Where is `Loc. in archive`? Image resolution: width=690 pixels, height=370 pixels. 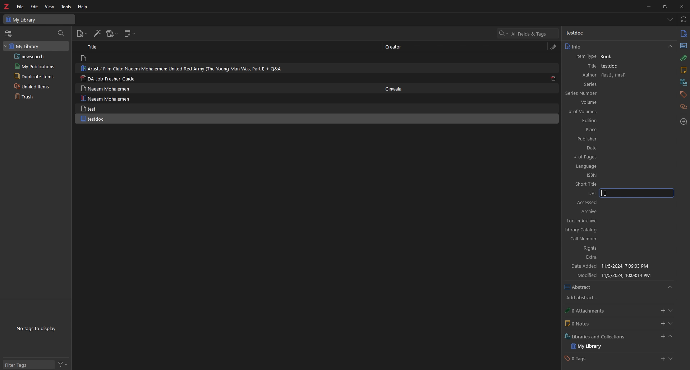
Loc. in archive is located at coordinates (616, 221).